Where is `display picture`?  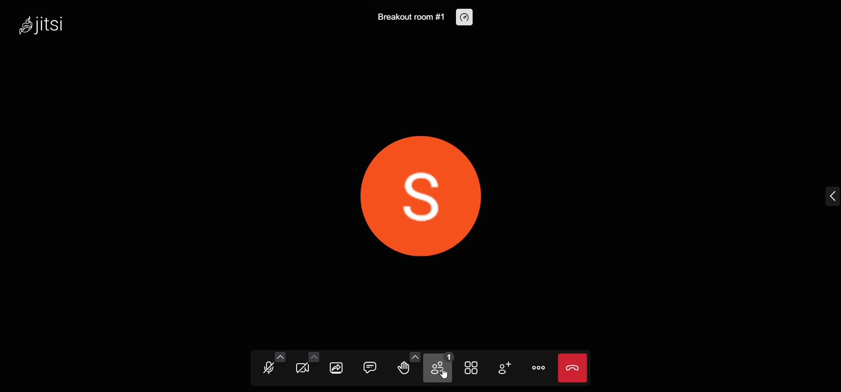
display picture is located at coordinates (421, 194).